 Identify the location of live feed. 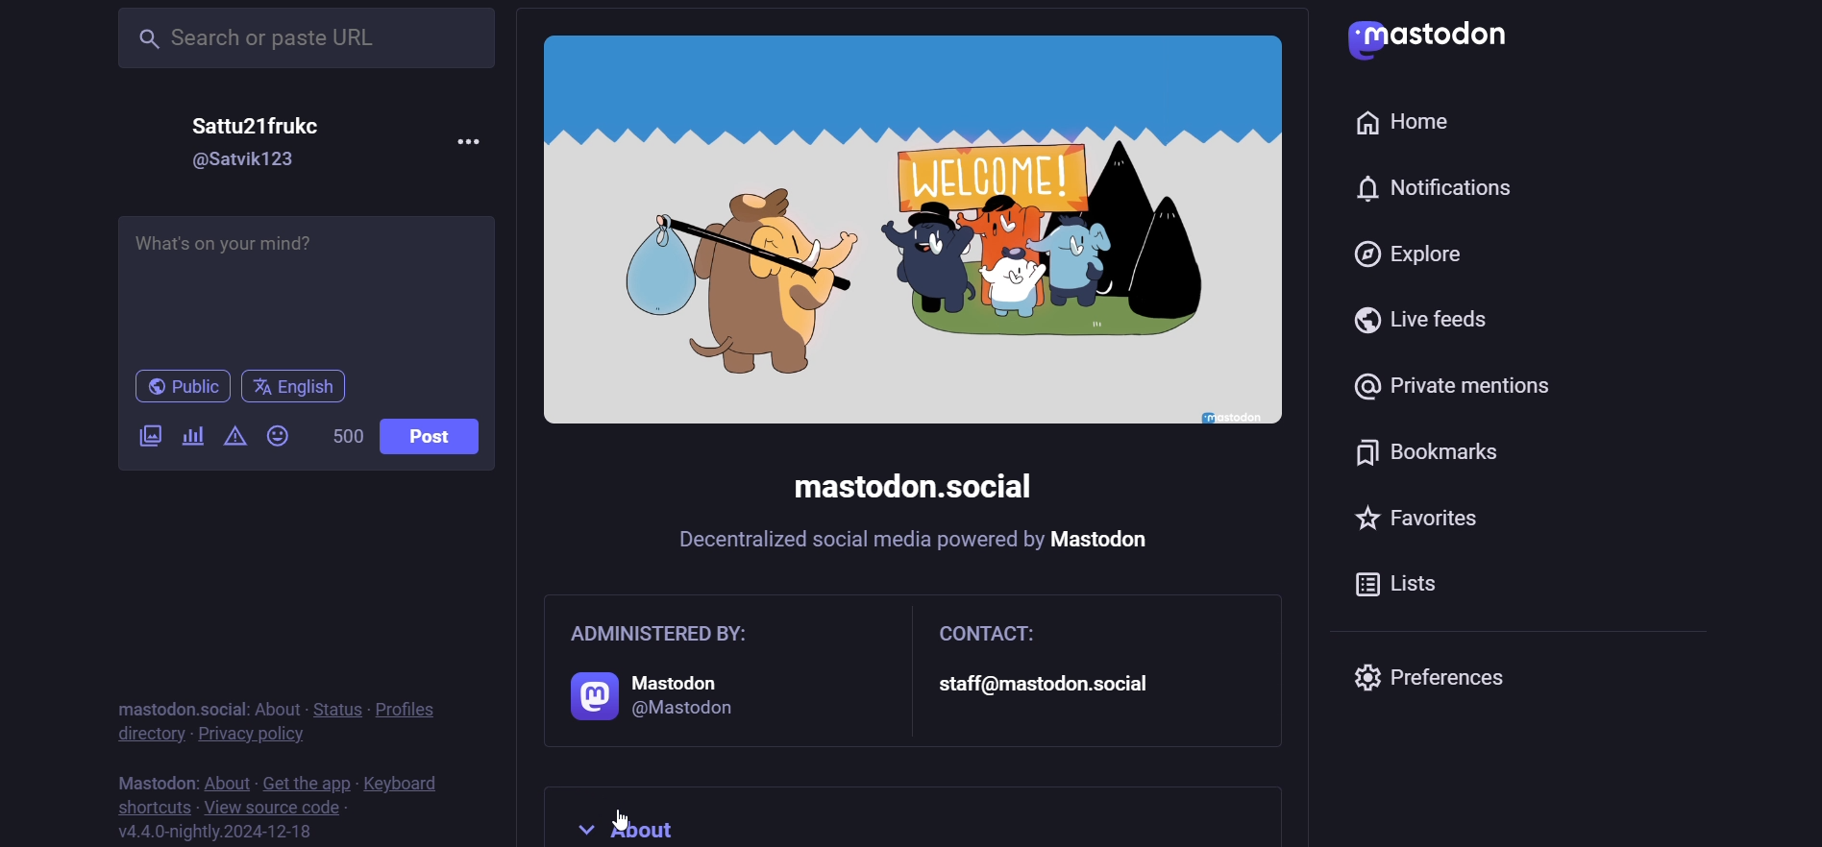
(1423, 320).